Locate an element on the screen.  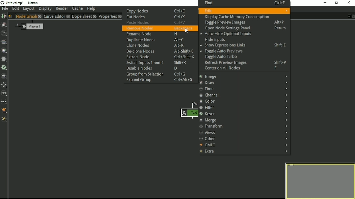
Cache is located at coordinates (77, 8).